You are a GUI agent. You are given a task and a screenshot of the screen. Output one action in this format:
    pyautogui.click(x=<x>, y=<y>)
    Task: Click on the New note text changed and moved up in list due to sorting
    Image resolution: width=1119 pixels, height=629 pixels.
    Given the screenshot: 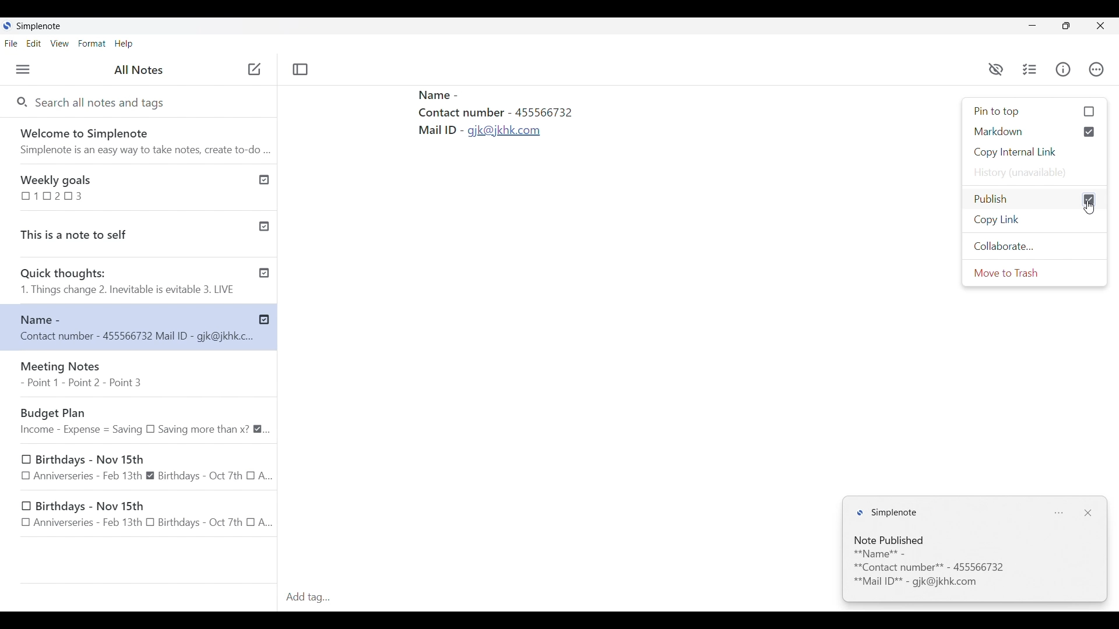 What is the action you would take?
    pyautogui.click(x=127, y=327)
    